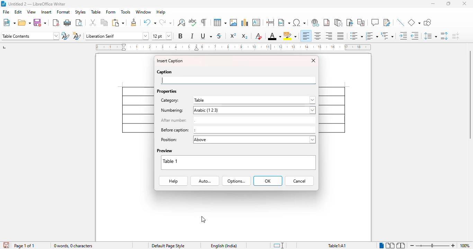  Describe the element at coordinates (245, 22) in the screenshot. I see `insert chart` at that location.